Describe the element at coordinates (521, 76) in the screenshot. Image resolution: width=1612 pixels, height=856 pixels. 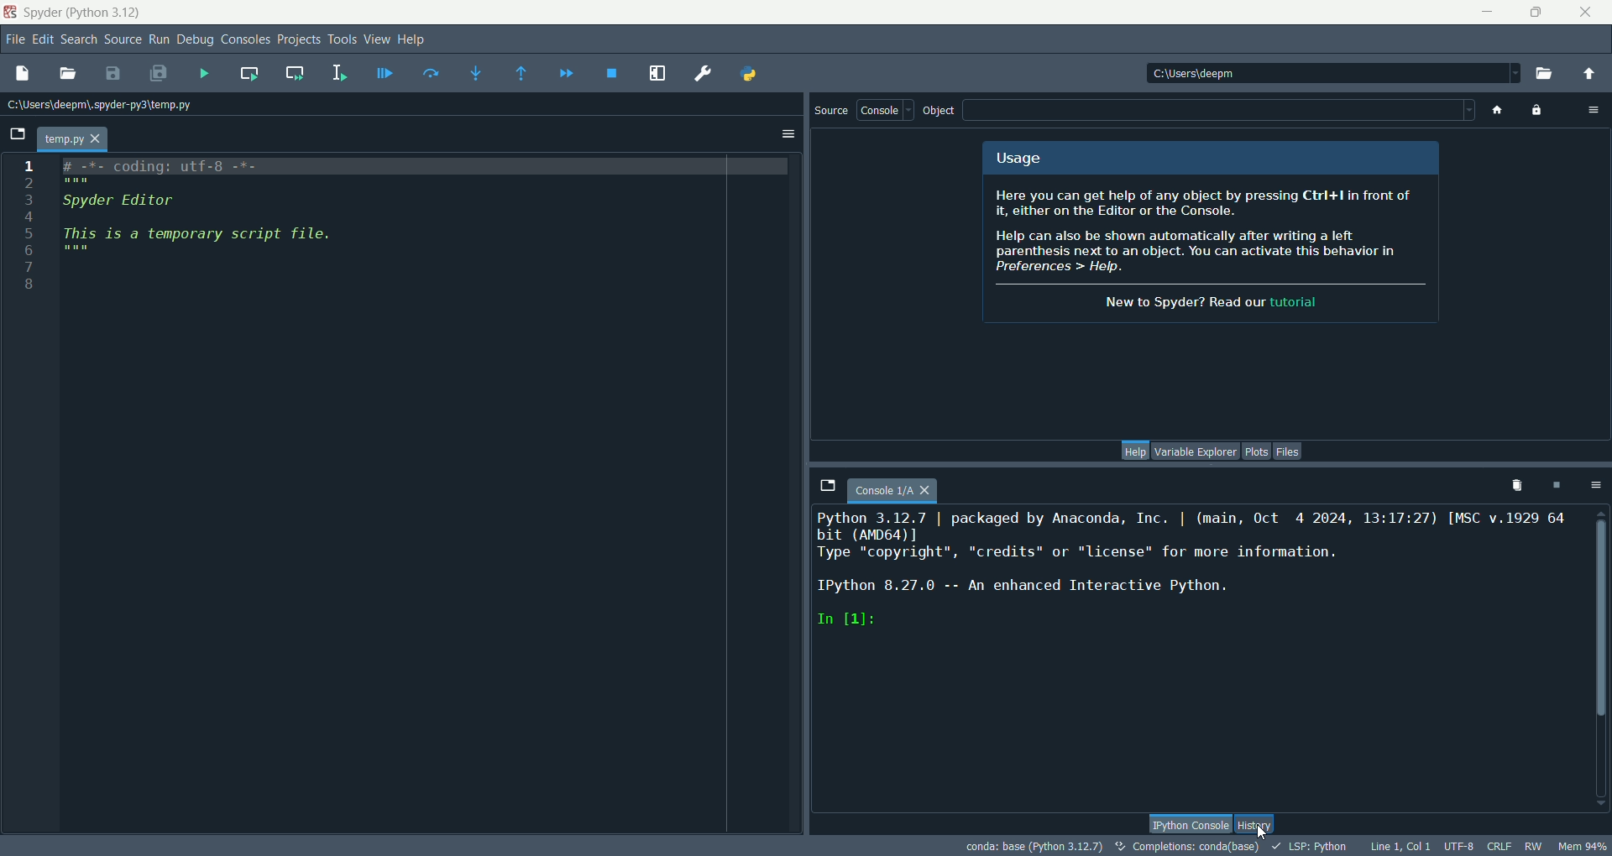
I see `run until current function returns` at that location.